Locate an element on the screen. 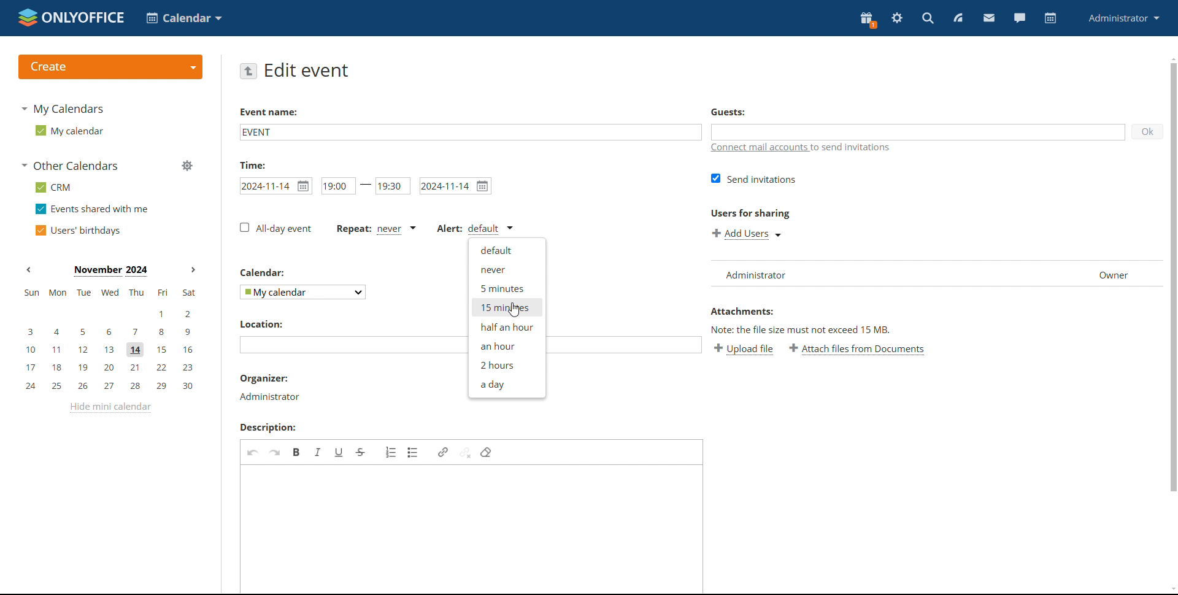 The image size is (1178, 595). guest: is located at coordinates (736, 113).